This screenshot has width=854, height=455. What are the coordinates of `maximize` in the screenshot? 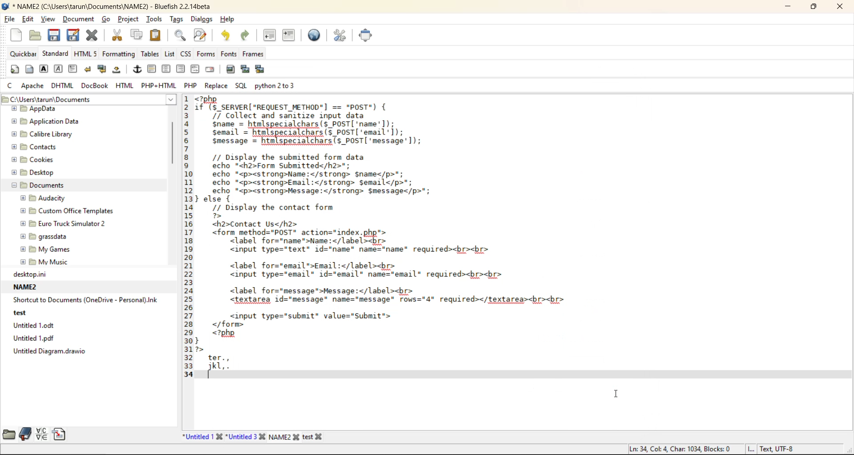 It's located at (814, 8).